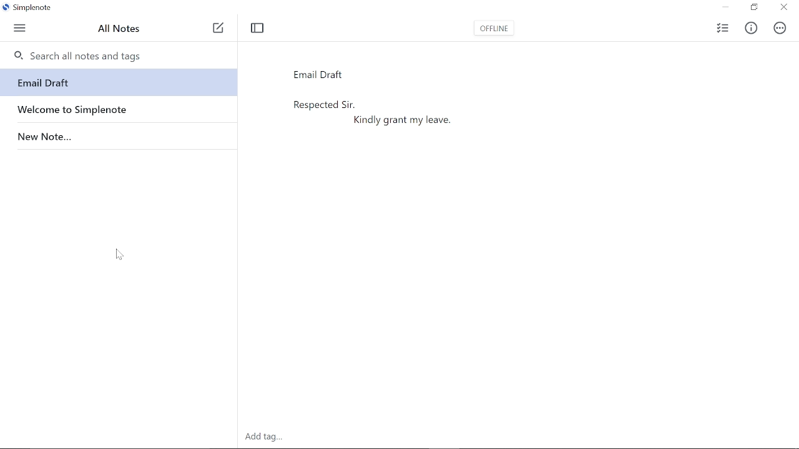  What do you see at coordinates (19, 29) in the screenshot?
I see `Menu` at bounding box center [19, 29].